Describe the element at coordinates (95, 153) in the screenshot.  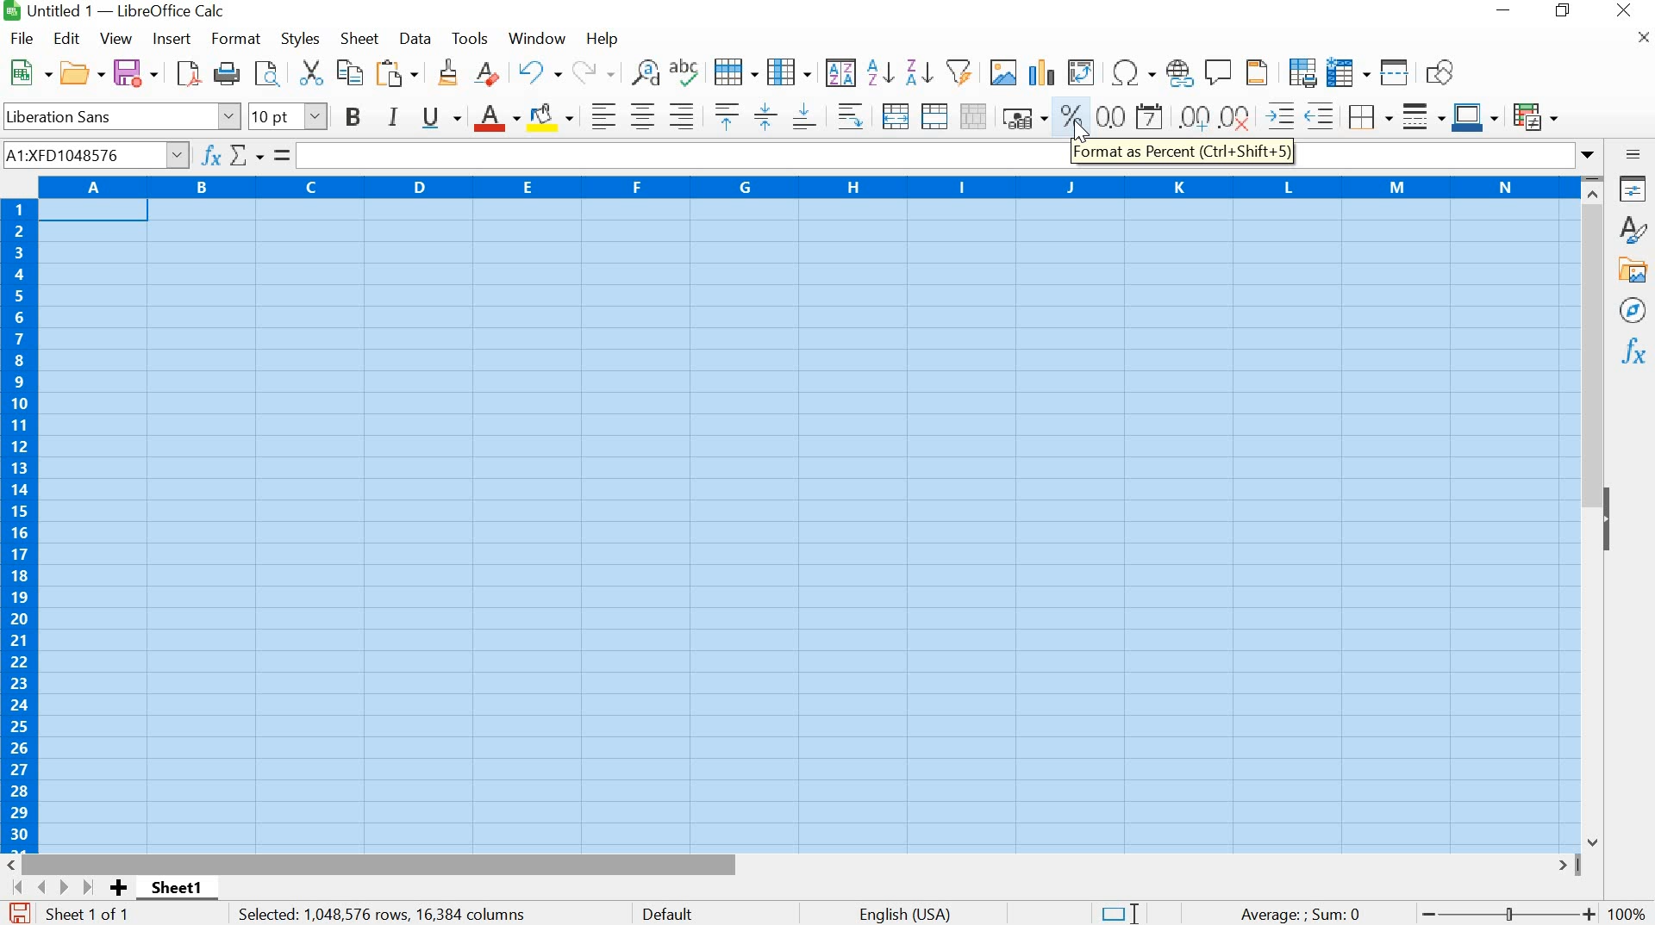
I see `Name Box` at that location.